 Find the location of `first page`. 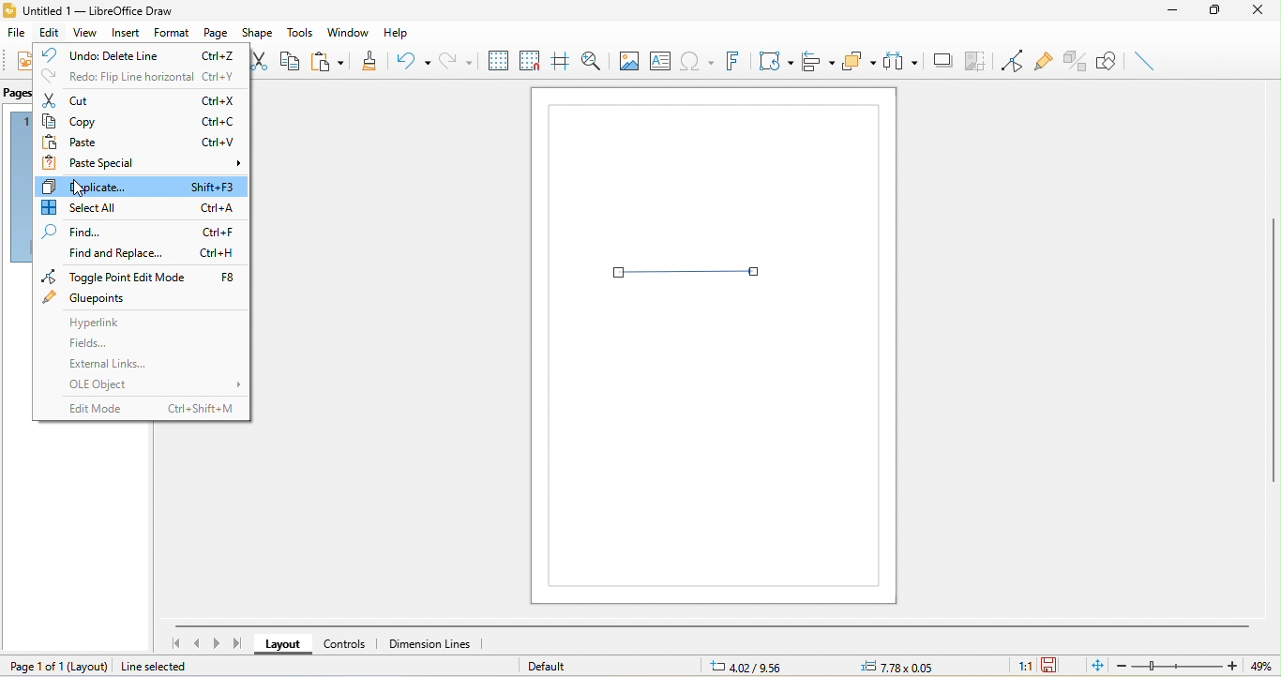

first page is located at coordinates (173, 642).